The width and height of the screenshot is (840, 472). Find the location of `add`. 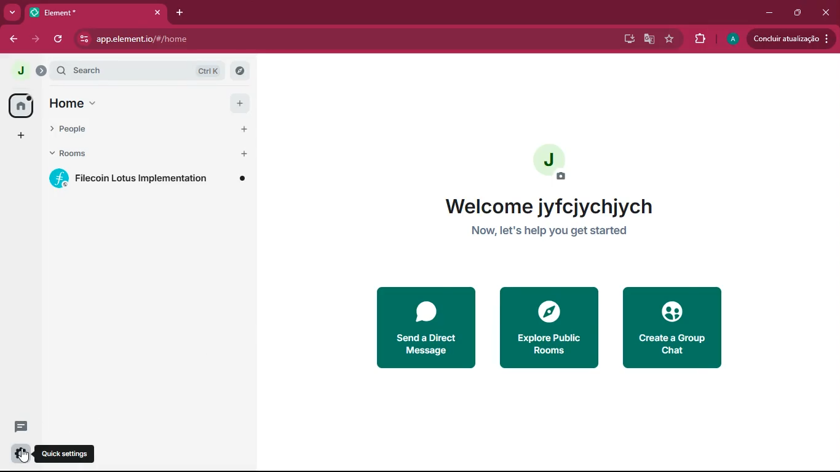

add is located at coordinates (237, 104).